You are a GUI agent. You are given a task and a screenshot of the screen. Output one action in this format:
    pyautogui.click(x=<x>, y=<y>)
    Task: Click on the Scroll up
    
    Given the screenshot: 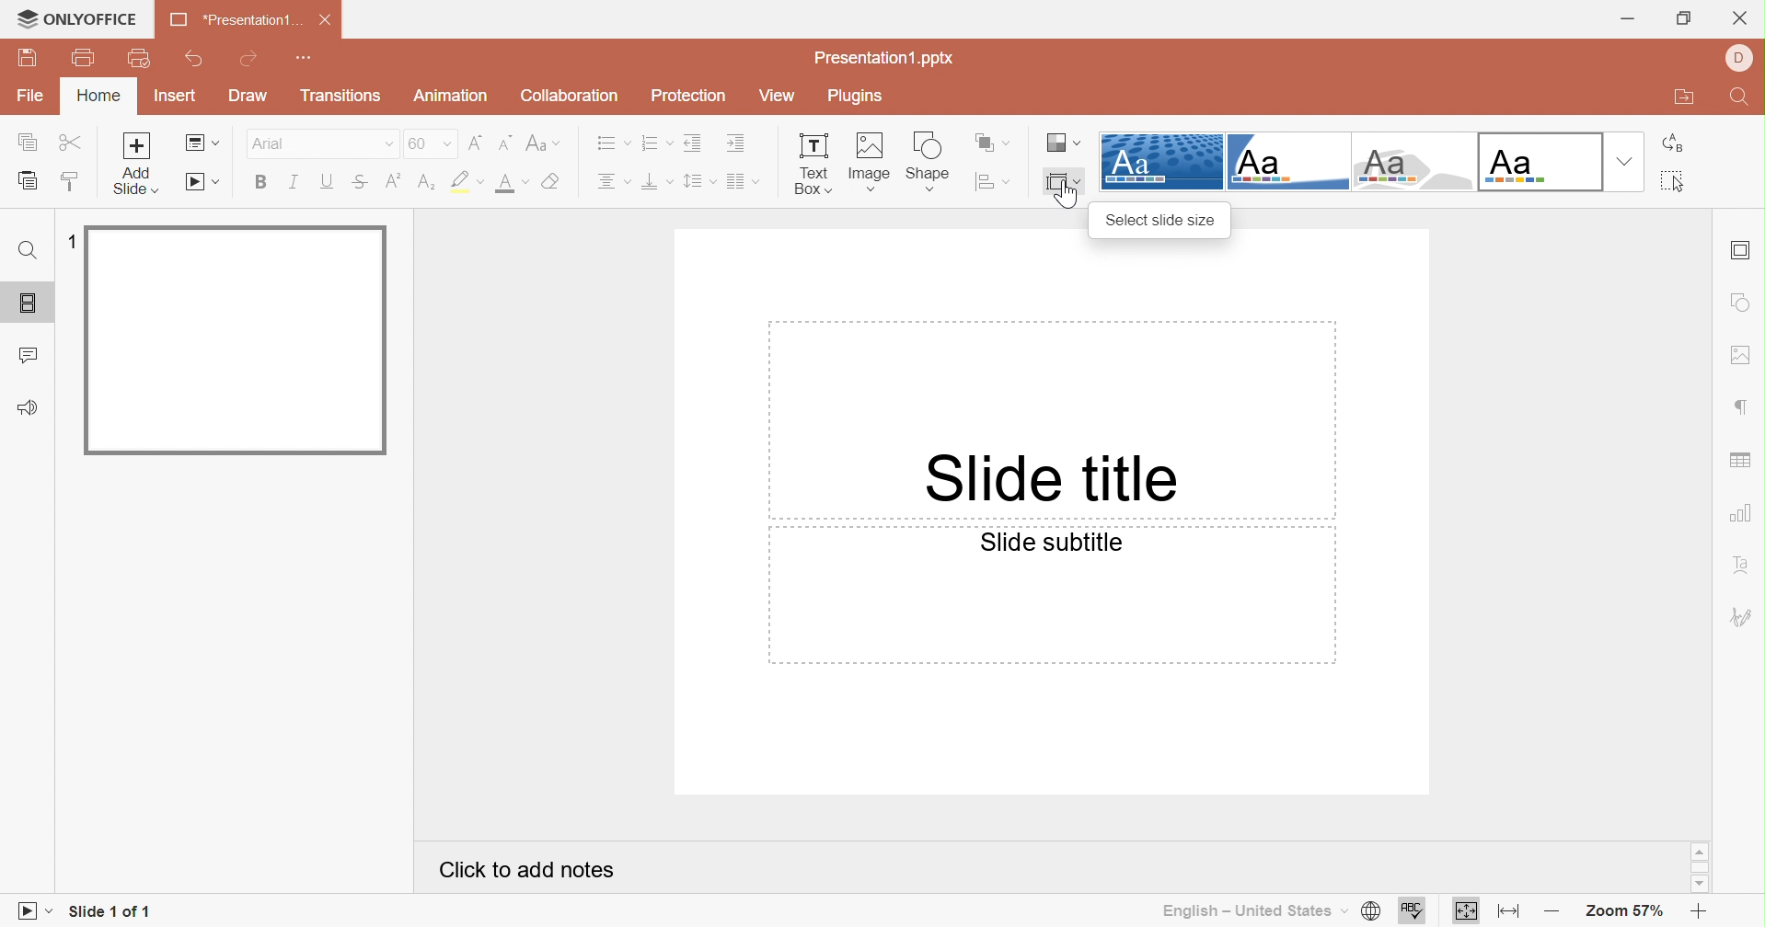 What is the action you would take?
    pyautogui.click(x=1699, y=850)
    